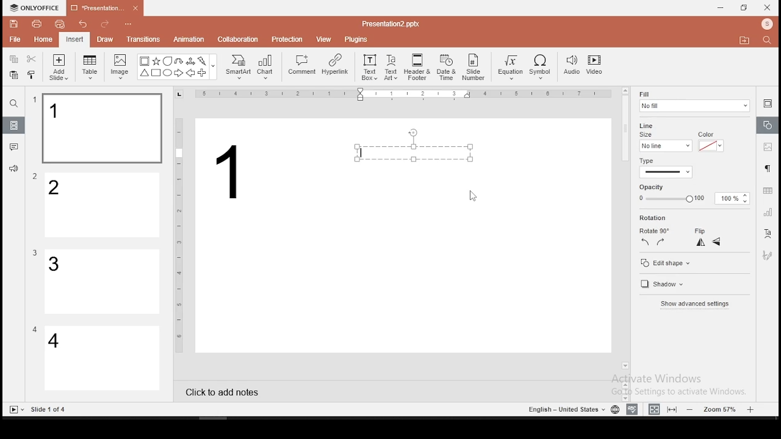 The width and height of the screenshot is (781, 439). Describe the element at coordinates (406, 95) in the screenshot. I see `` at that location.